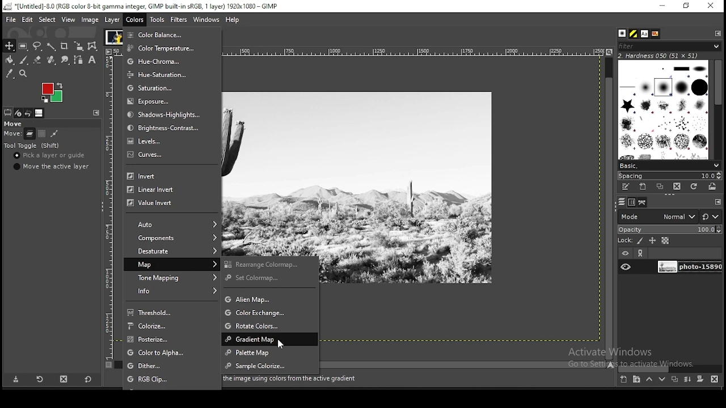 This screenshot has height=408, width=726. I want to click on components, so click(173, 239).